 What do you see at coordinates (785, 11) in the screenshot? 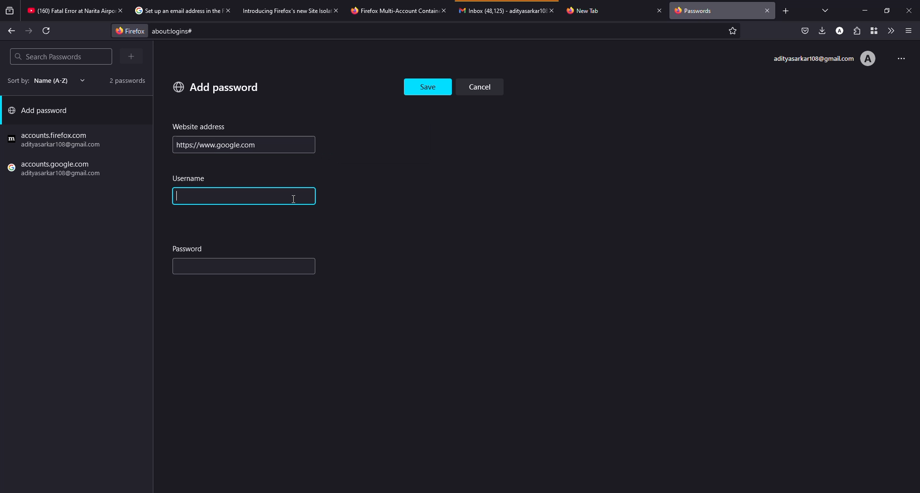
I see `add tab` at bounding box center [785, 11].